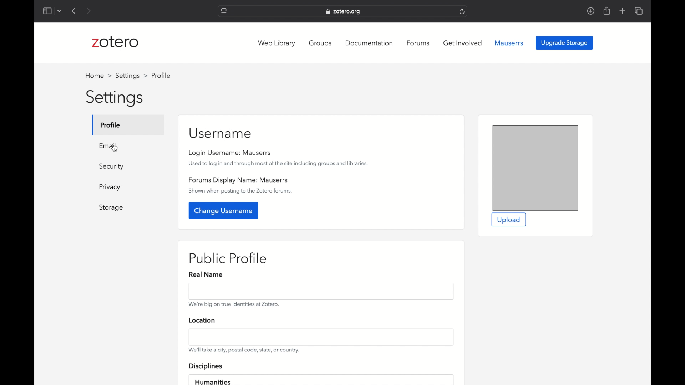  Describe the element at coordinates (59, 11) in the screenshot. I see `dropdown` at that location.